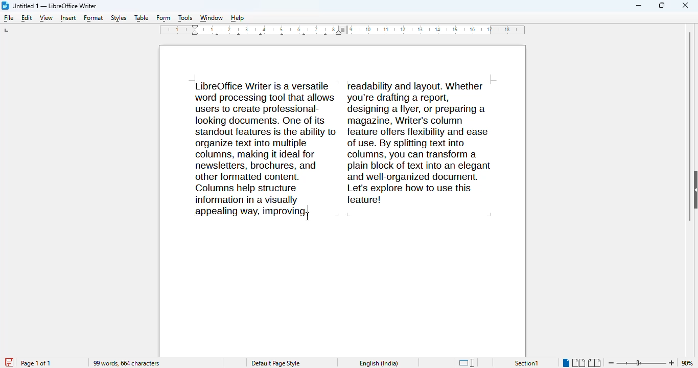 Image resolution: width=698 pixels, height=368 pixels. Describe the element at coordinates (262, 36) in the screenshot. I see `center tab` at that location.